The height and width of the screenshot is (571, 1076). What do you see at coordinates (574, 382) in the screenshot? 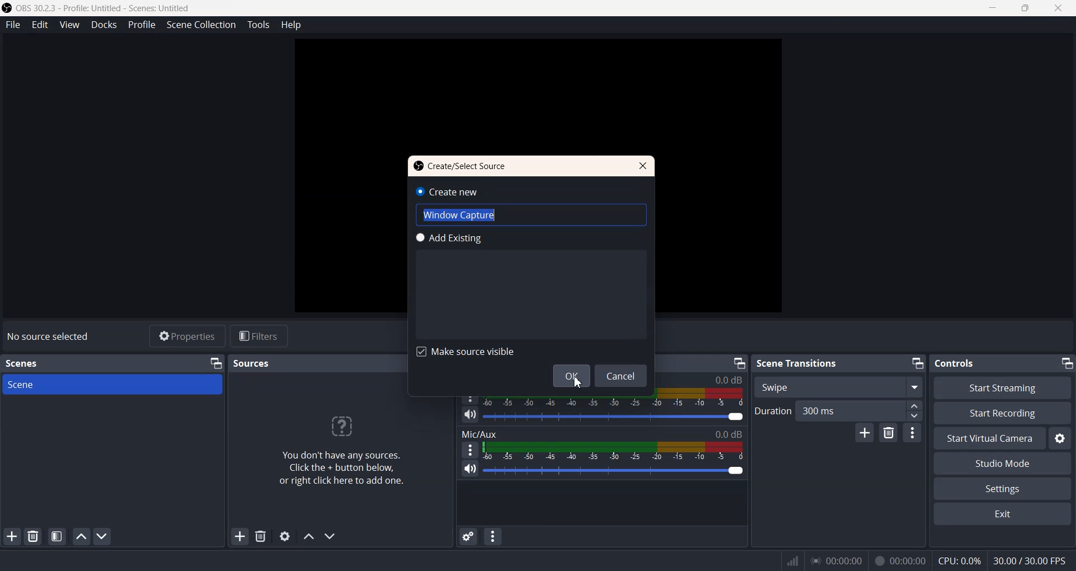
I see `Cursor` at bounding box center [574, 382].